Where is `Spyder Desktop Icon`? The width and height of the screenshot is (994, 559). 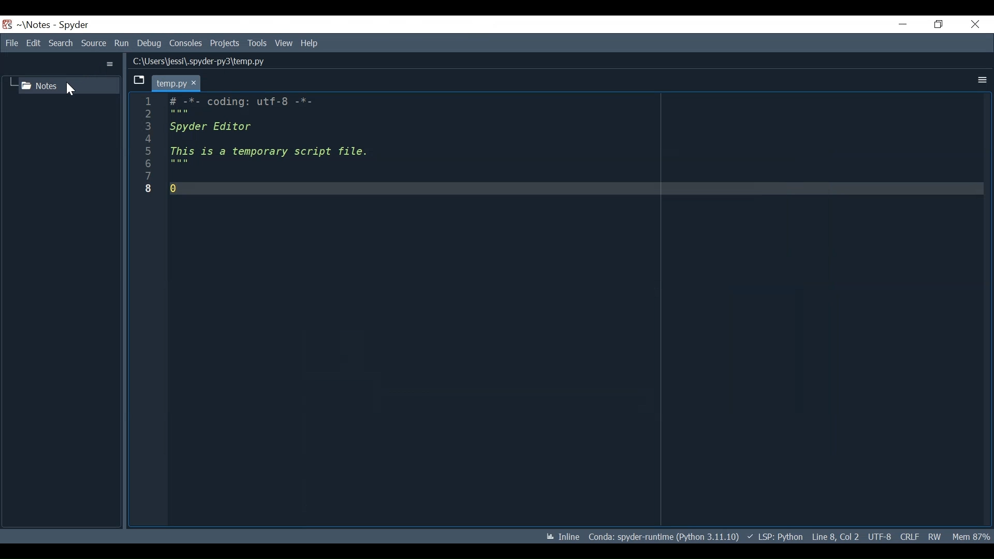 Spyder Desktop Icon is located at coordinates (7, 23).